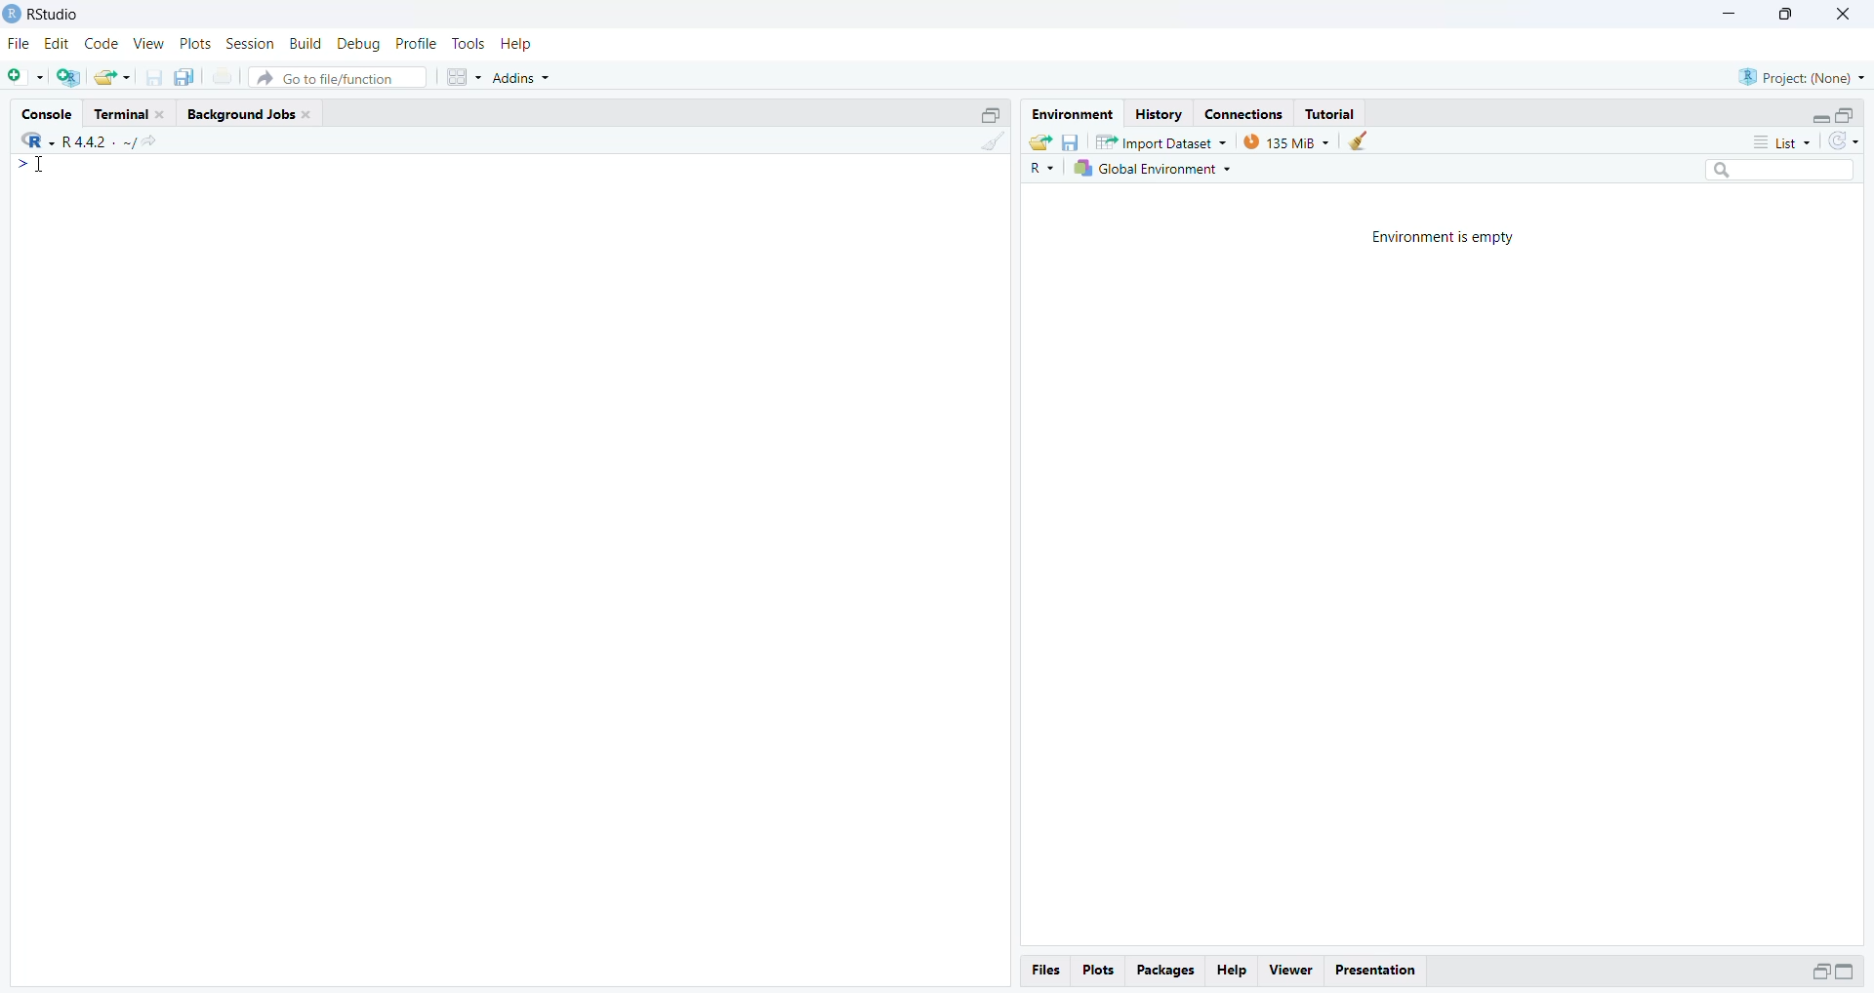 This screenshot has width=1874, height=993. What do you see at coordinates (1730, 15) in the screenshot?
I see `Minimize` at bounding box center [1730, 15].